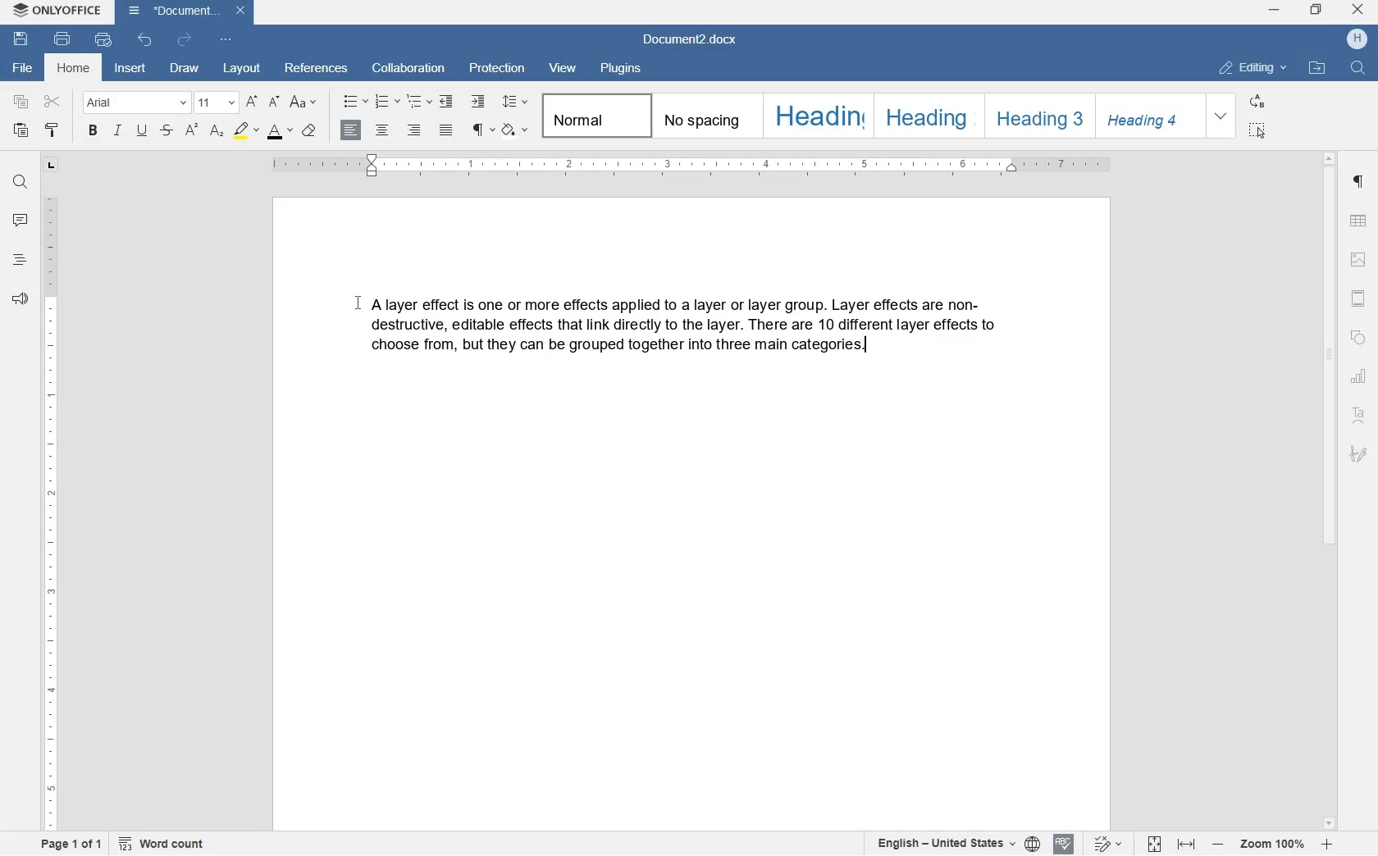  Describe the element at coordinates (695, 42) in the screenshot. I see `file name` at that location.